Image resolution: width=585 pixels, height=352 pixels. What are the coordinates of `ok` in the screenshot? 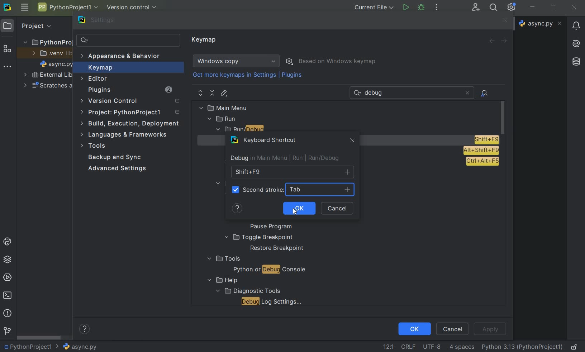 It's located at (297, 208).